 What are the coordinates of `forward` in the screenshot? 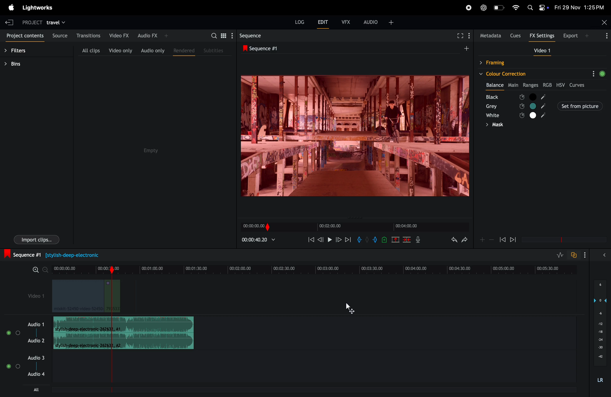 It's located at (512, 240).